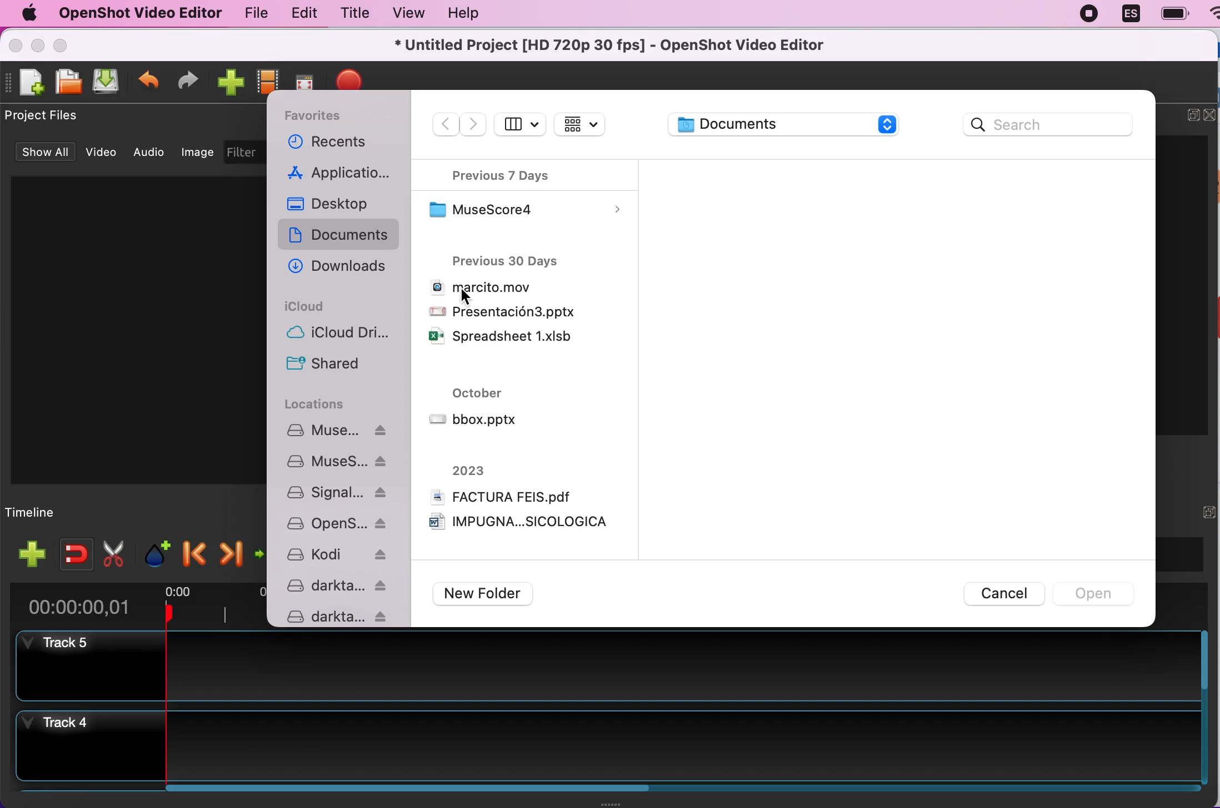 Image resolution: width=1220 pixels, height=808 pixels. I want to click on redo, so click(189, 82).